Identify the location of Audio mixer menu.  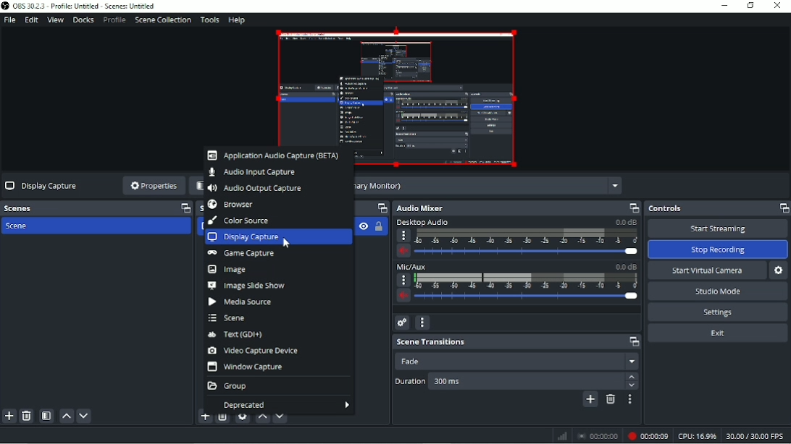
(422, 323).